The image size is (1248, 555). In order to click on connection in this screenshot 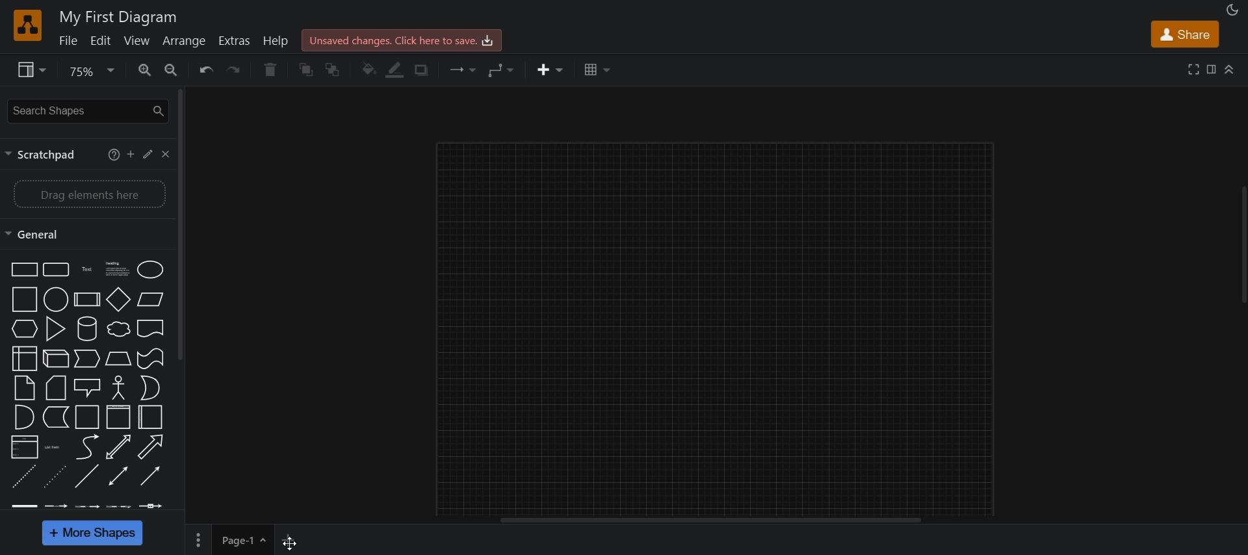, I will do `click(465, 74)`.